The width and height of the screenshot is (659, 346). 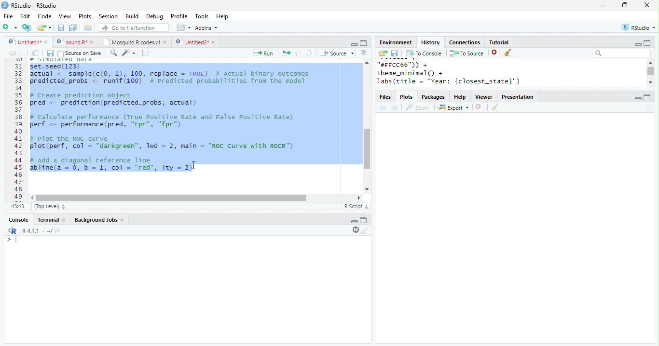 I want to click on close, so click(x=94, y=42).